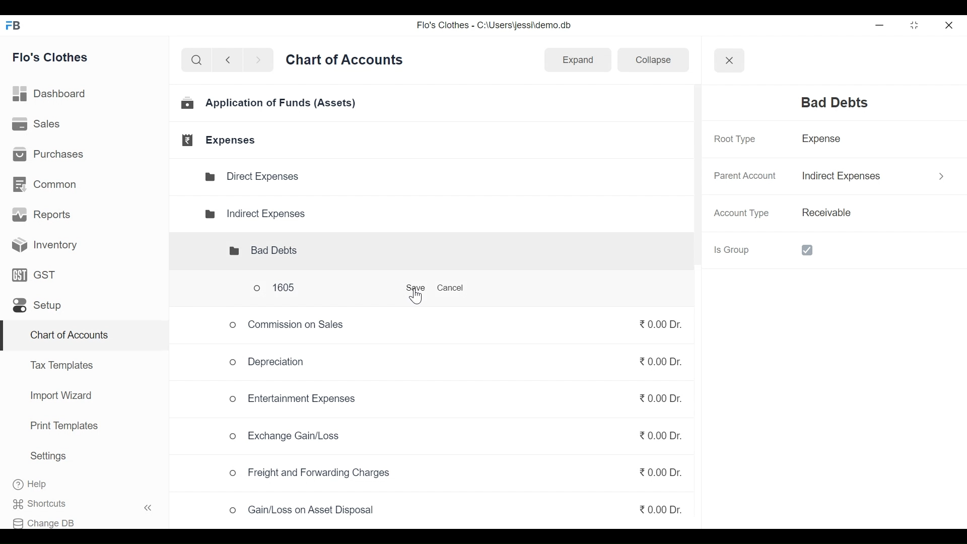 The image size is (967, 544). Describe the element at coordinates (221, 140) in the screenshot. I see `Expenses` at that location.